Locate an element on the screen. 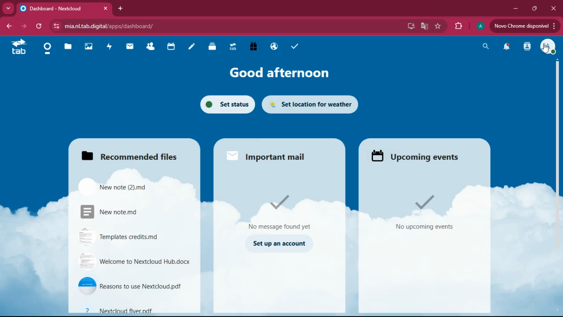 This screenshot has height=317, width=563. search is located at coordinates (486, 45).